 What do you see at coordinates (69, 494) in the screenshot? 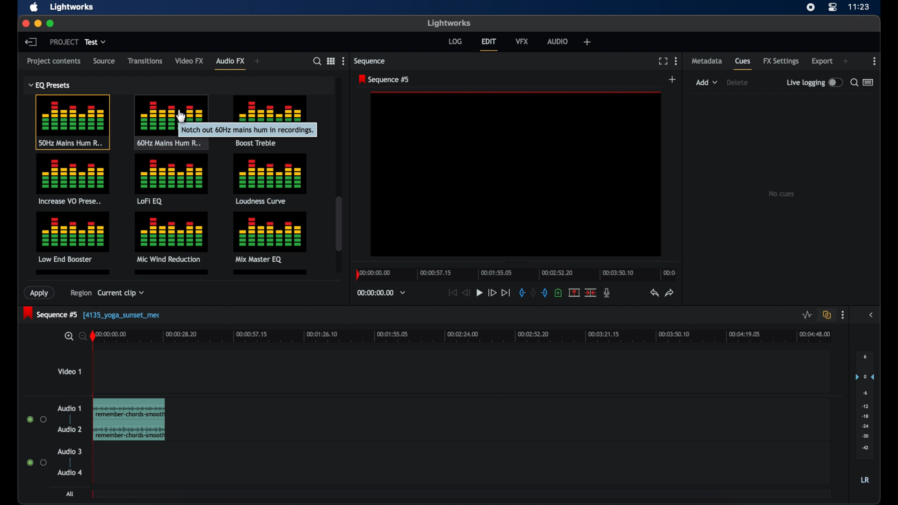
I see `all` at bounding box center [69, 494].